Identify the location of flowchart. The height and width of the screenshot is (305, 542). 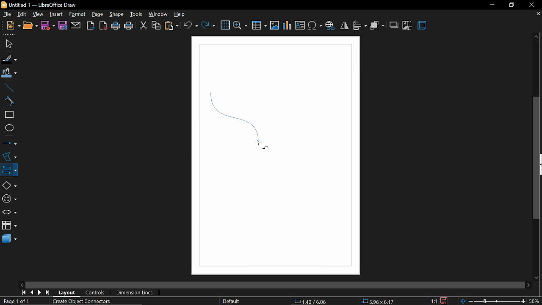
(9, 226).